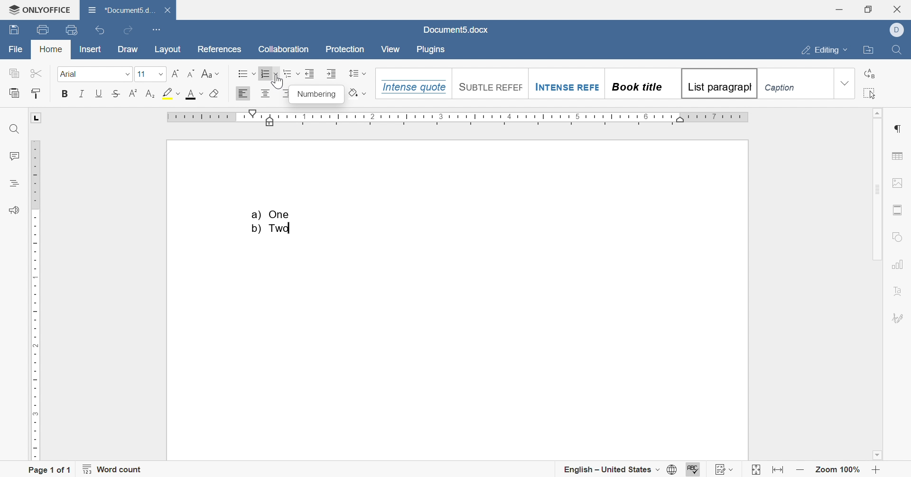  I want to click on shape settings, so click(896, 238).